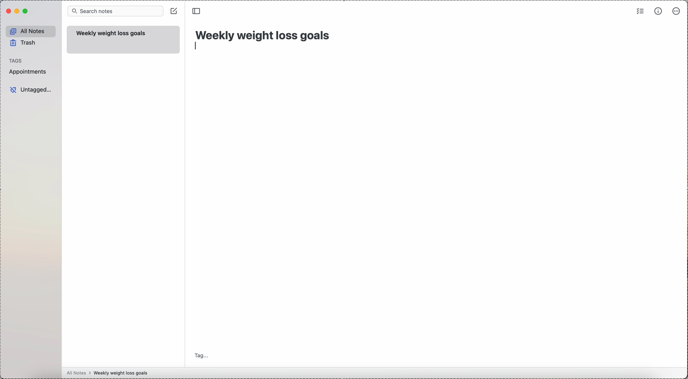  I want to click on appointments, so click(29, 72).